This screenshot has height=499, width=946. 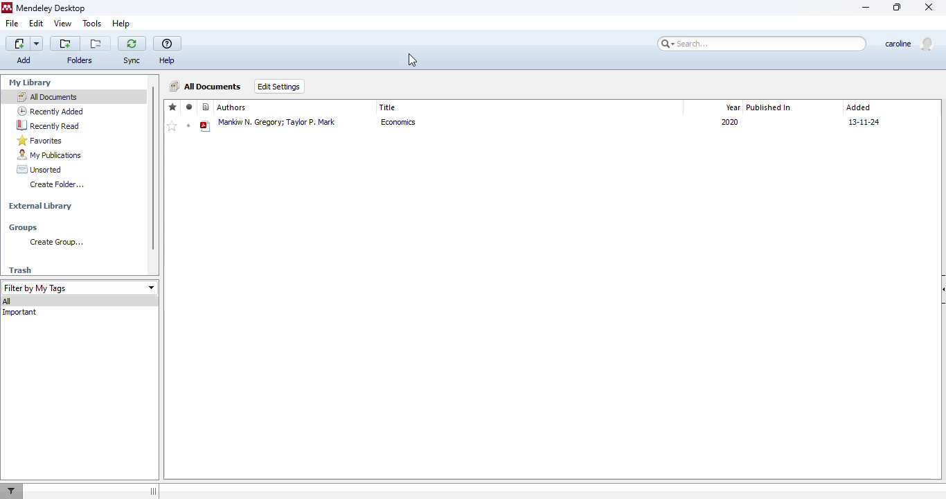 I want to click on search, so click(x=759, y=44).